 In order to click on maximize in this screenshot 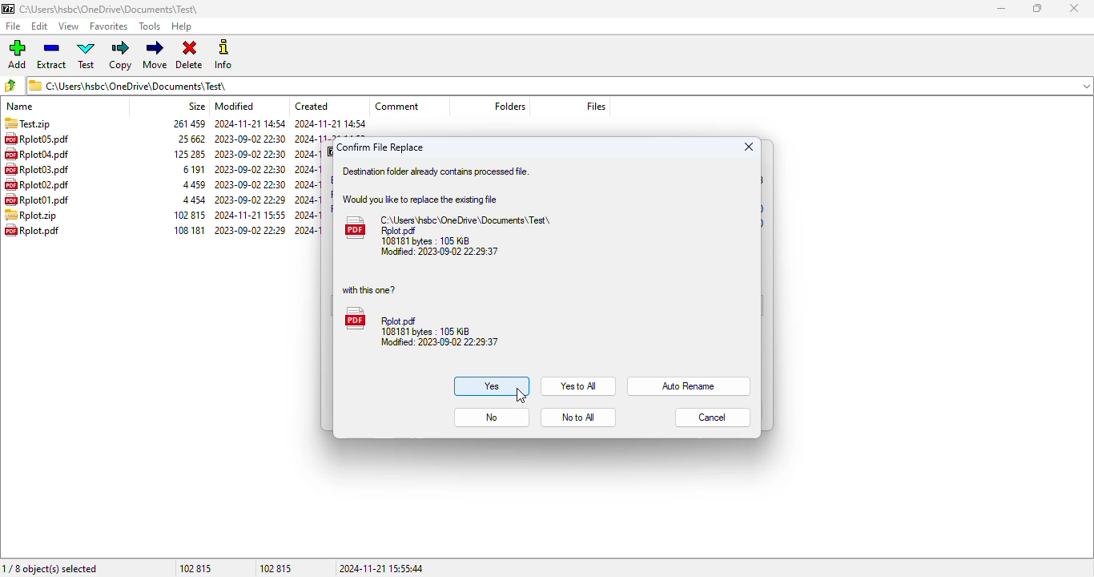, I will do `click(1036, 8)`.